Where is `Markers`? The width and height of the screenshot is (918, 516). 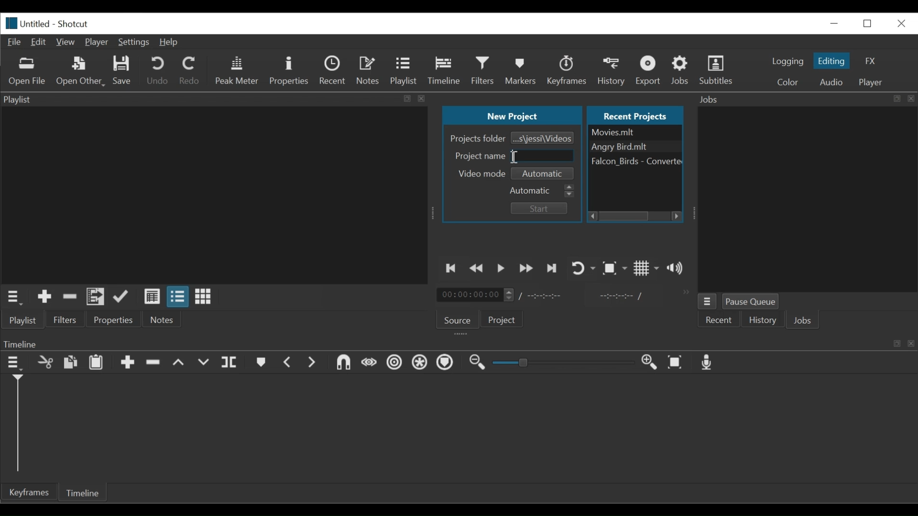
Markers is located at coordinates (260, 362).